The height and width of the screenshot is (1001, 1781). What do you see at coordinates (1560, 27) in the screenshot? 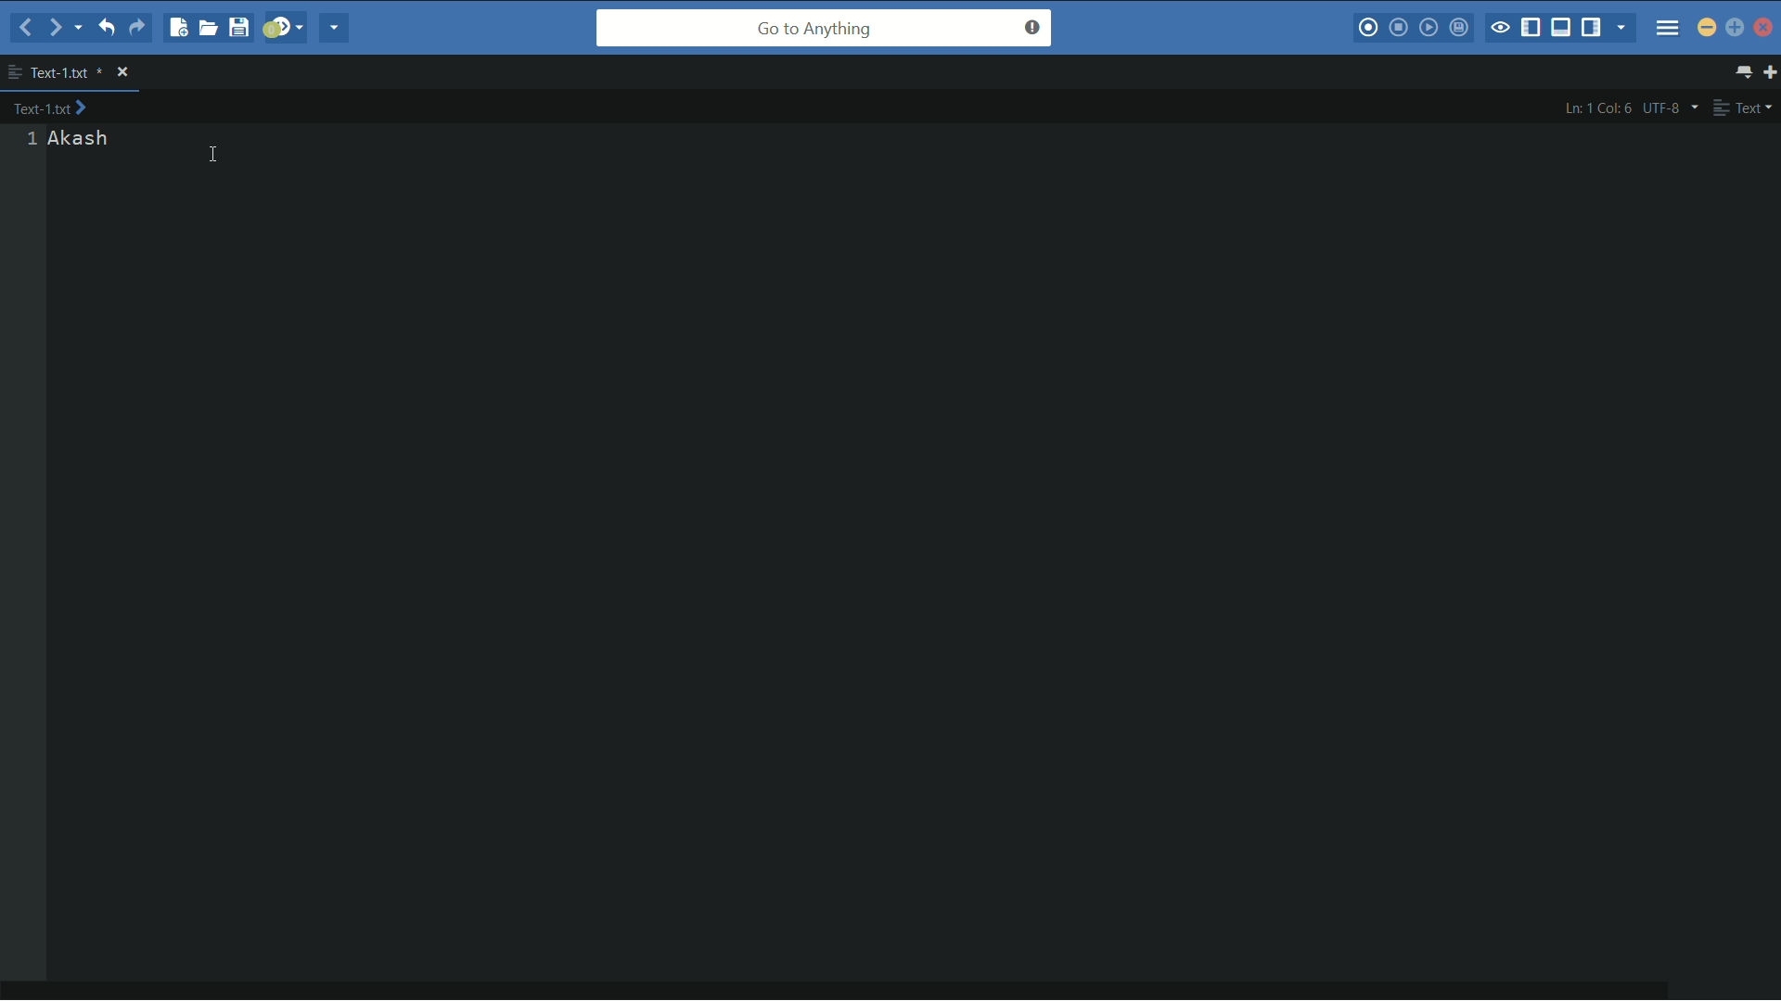
I see `show/hide bottom panel` at bounding box center [1560, 27].